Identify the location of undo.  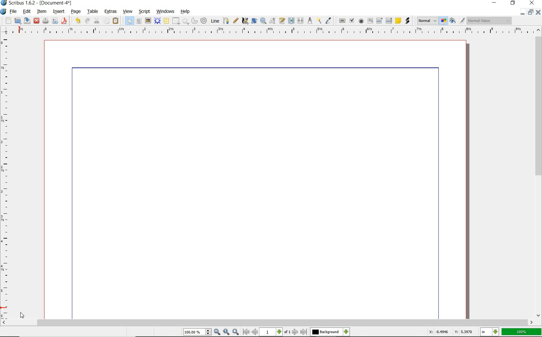
(76, 20).